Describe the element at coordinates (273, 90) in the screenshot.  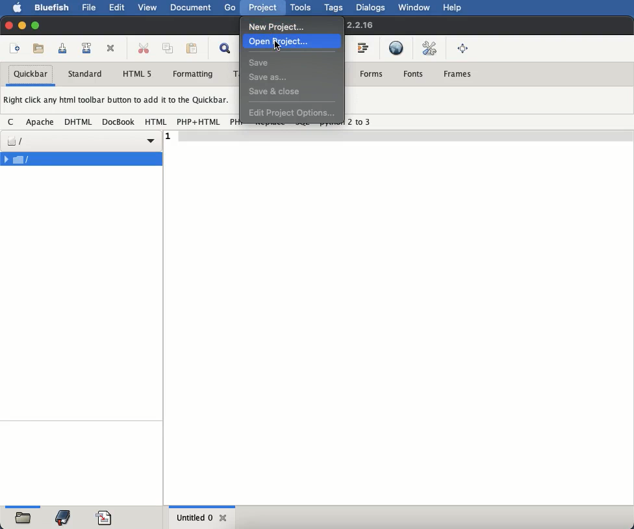
I see `save and close` at that location.